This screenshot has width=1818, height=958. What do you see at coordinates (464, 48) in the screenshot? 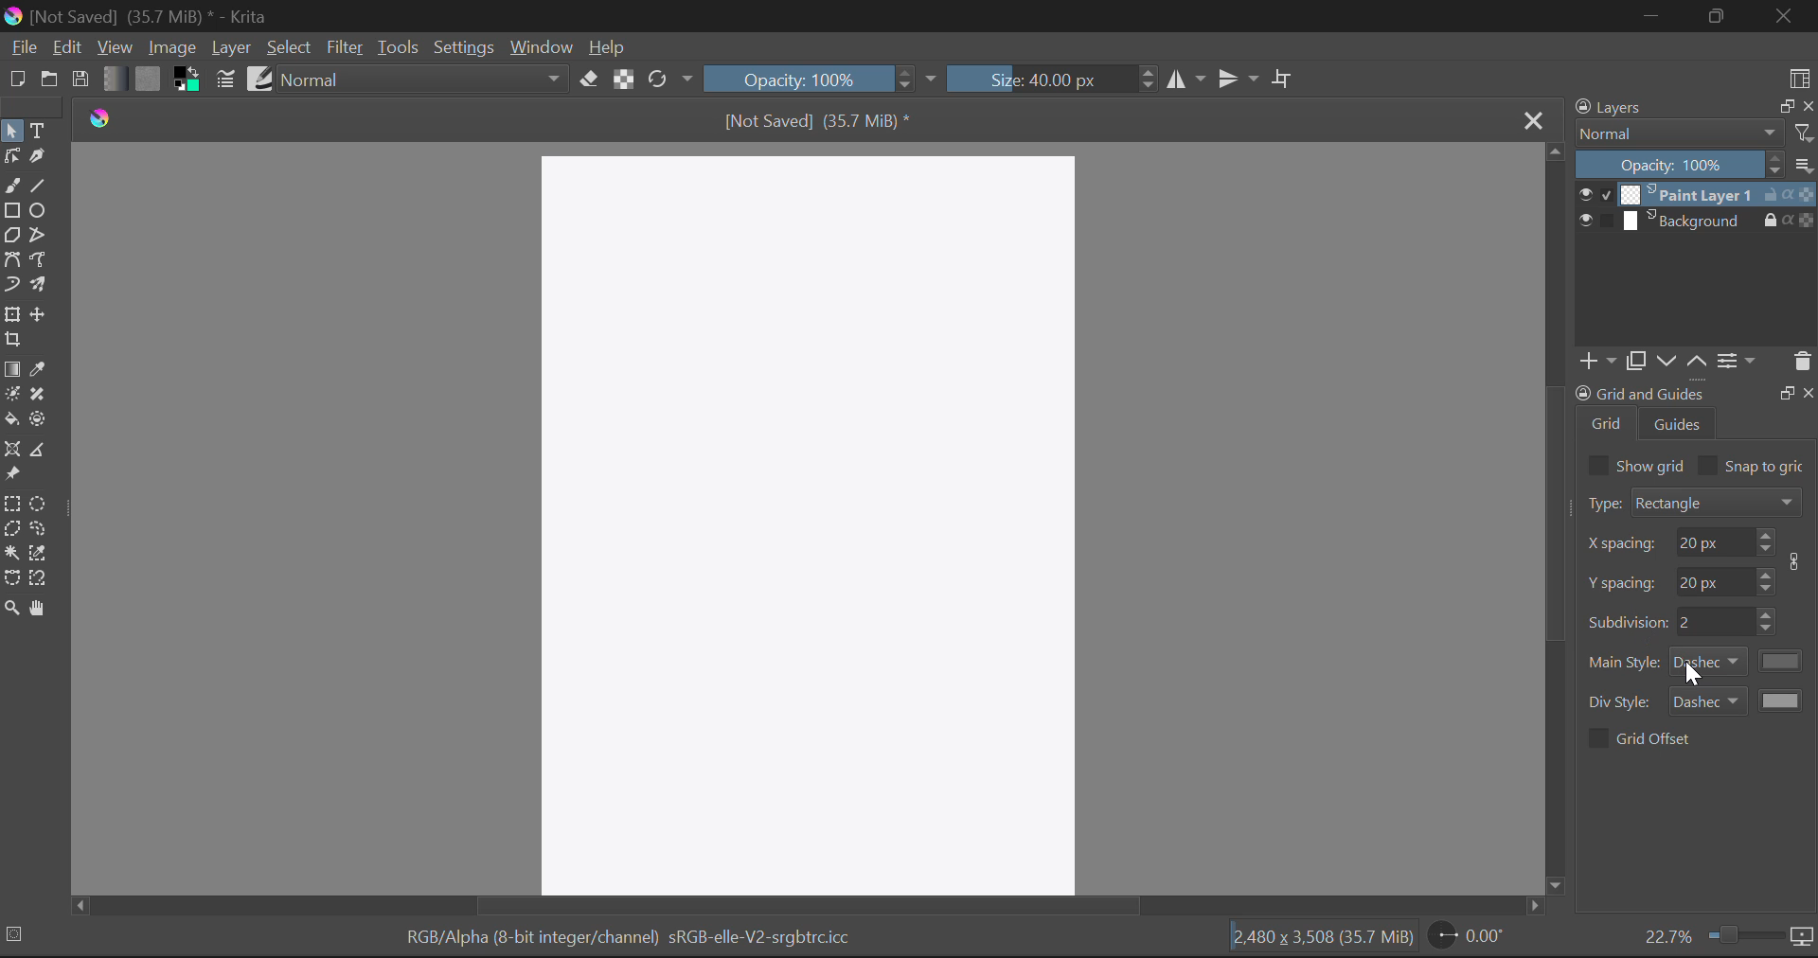
I see `Settings` at bounding box center [464, 48].